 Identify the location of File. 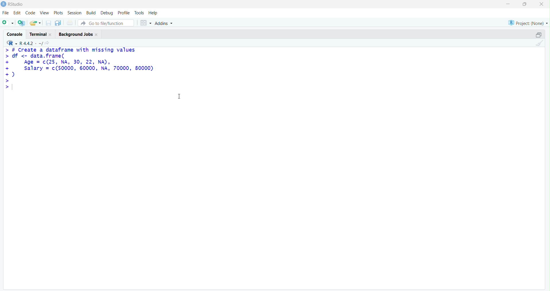
(5, 13).